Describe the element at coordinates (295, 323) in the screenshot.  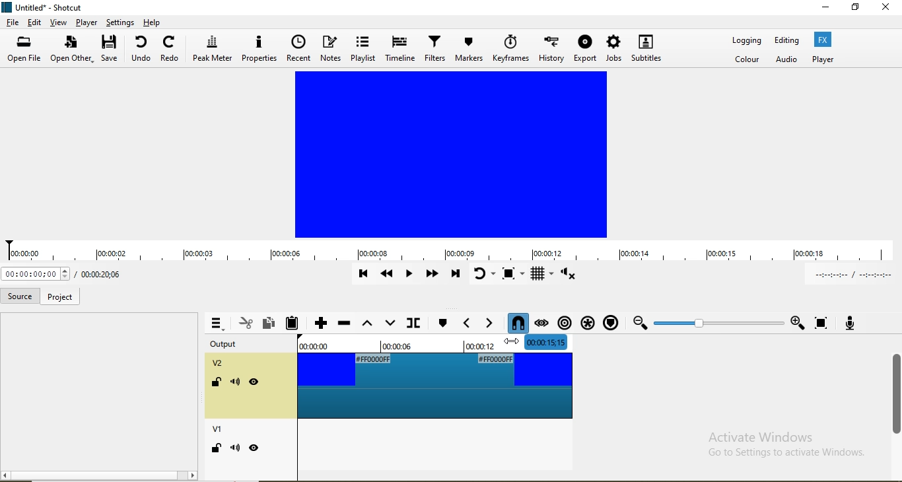
I see `Paste ` at that location.